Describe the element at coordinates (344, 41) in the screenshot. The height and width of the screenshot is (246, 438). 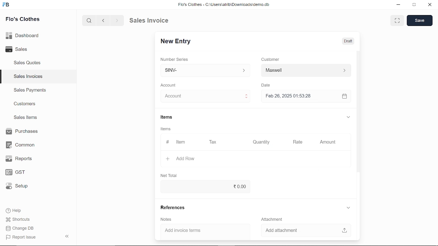
I see `Draft` at that location.